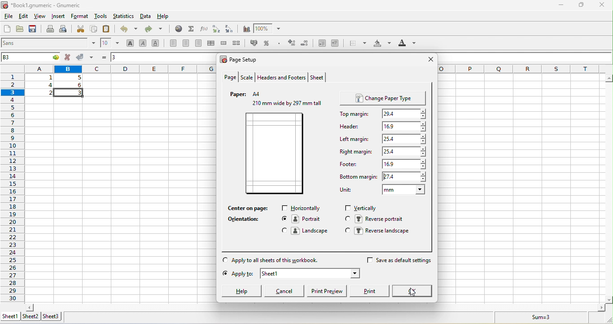  I want to click on portrait, so click(305, 219).